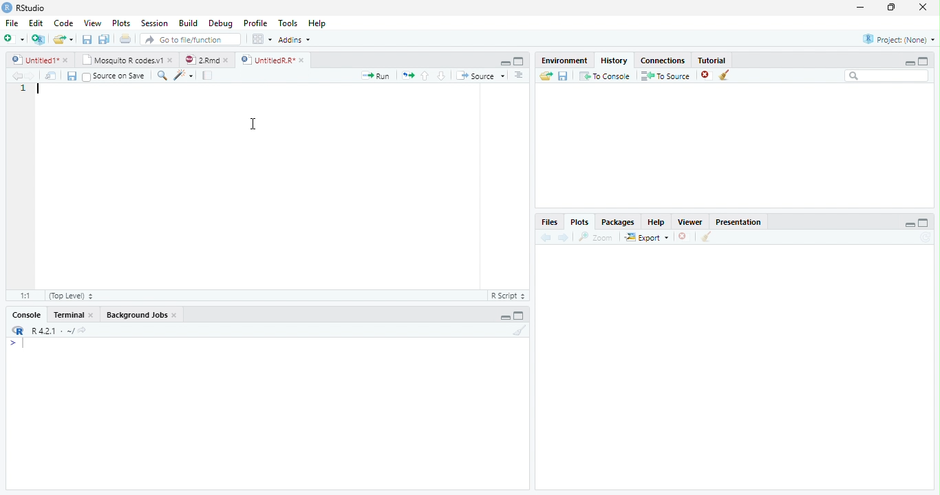 The image size is (940, 495). Describe the element at coordinates (656, 223) in the screenshot. I see `Help` at that location.